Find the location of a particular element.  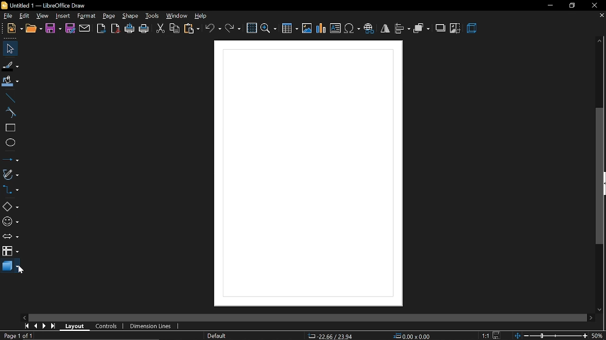

paste is located at coordinates (192, 29).